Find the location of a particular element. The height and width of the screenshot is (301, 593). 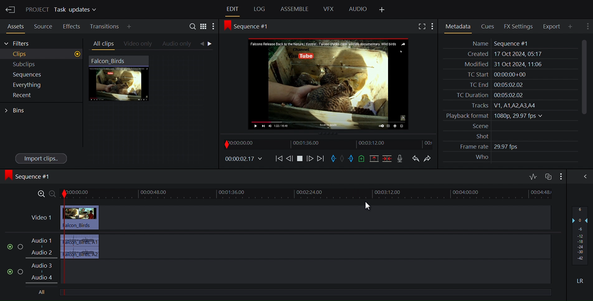

Bins is located at coordinates (18, 110).